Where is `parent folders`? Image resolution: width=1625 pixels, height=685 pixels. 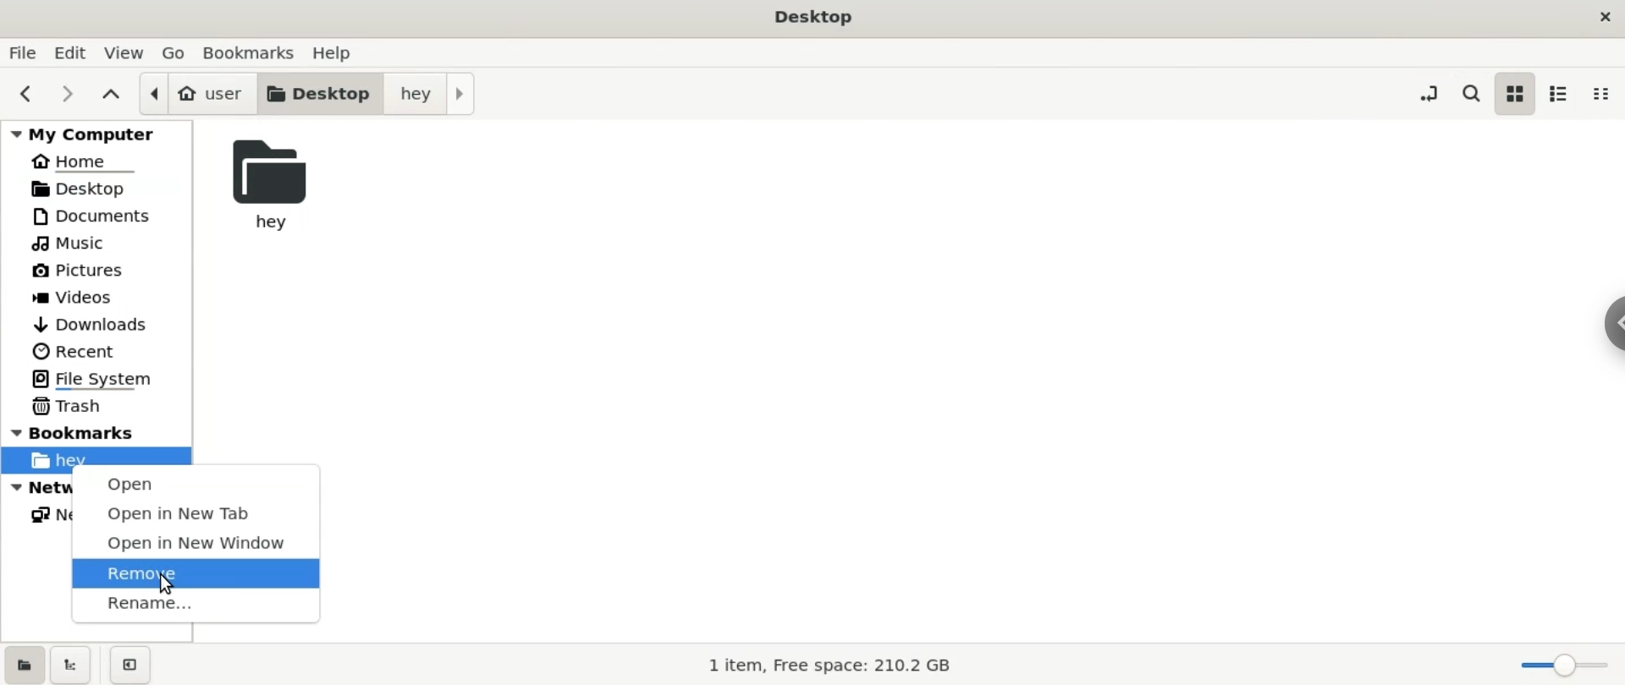
parent folders is located at coordinates (110, 94).